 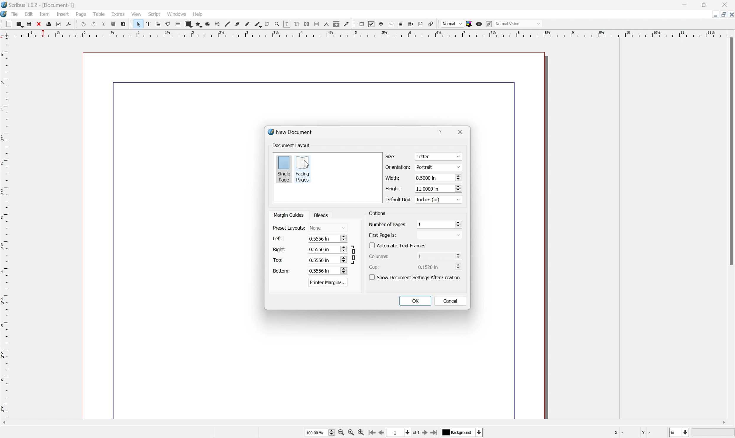 I want to click on 0.5556 in, so click(x=327, y=271).